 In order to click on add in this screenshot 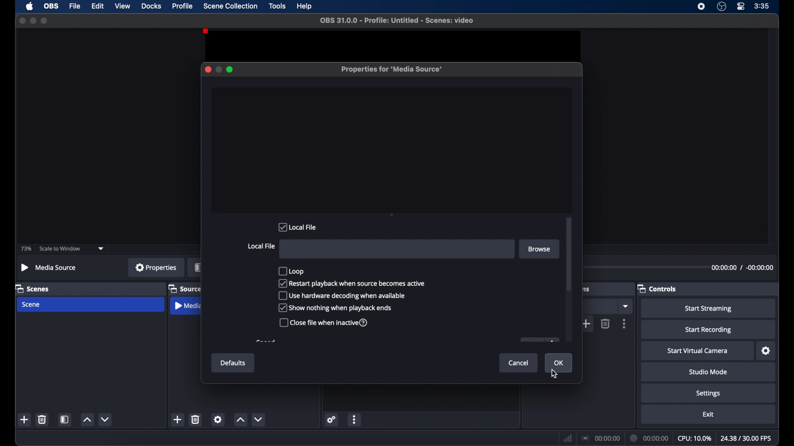, I will do `click(24, 419)`.